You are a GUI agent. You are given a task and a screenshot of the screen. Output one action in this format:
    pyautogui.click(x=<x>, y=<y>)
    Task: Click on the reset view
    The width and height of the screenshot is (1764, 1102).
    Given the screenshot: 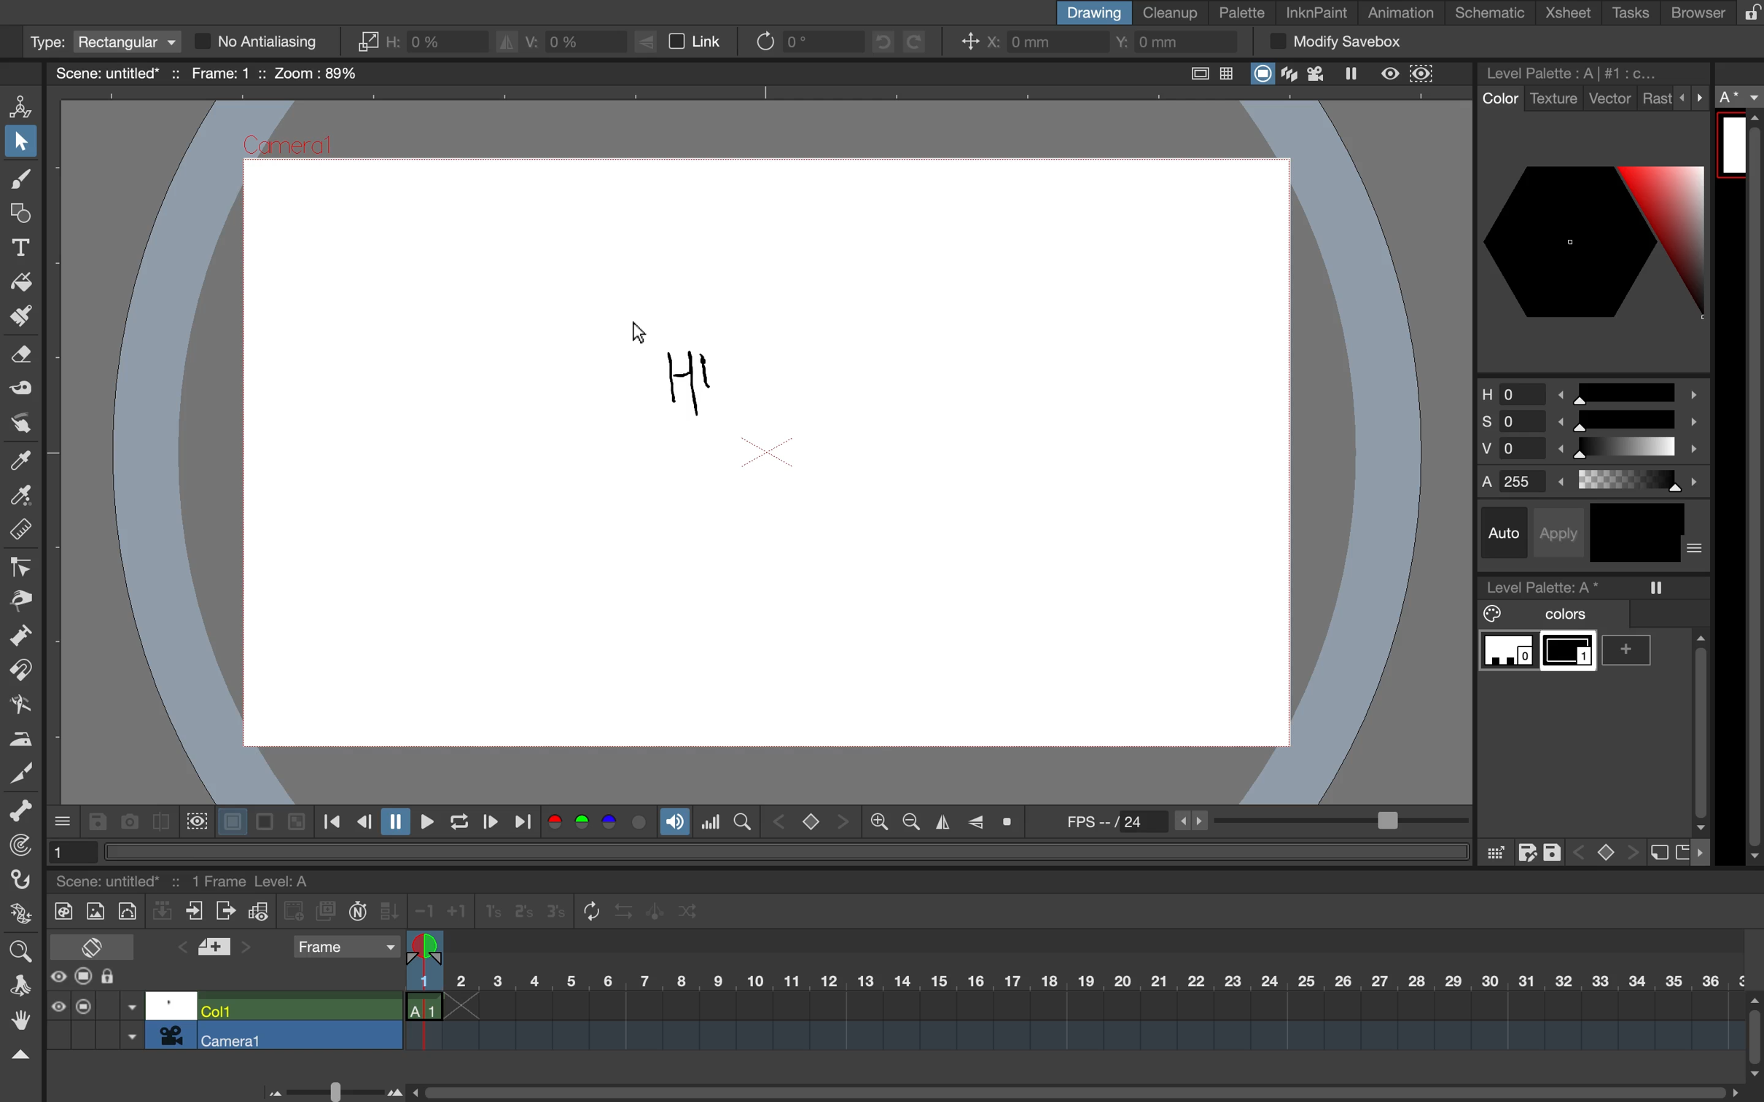 What is the action you would take?
    pyautogui.click(x=1012, y=823)
    